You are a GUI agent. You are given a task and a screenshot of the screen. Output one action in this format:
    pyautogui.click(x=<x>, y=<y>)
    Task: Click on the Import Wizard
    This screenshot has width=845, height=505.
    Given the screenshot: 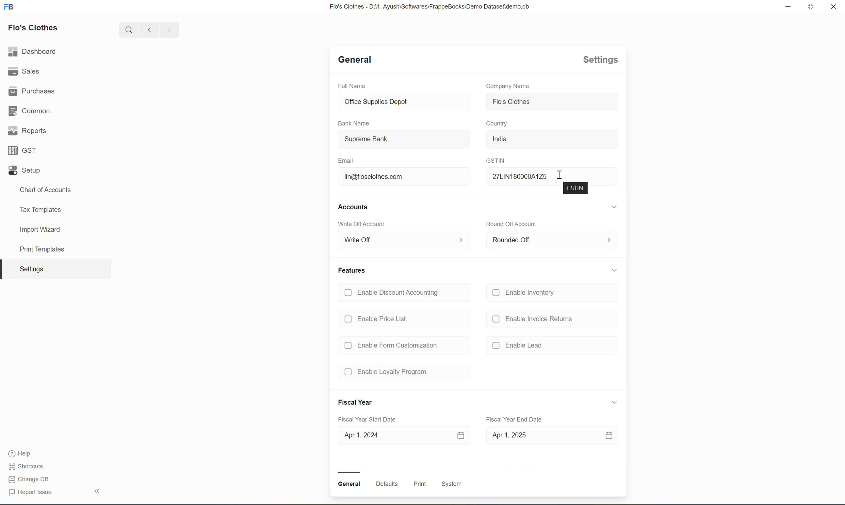 What is the action you would take?
    pyautogui.click(x=38, y=230)
    